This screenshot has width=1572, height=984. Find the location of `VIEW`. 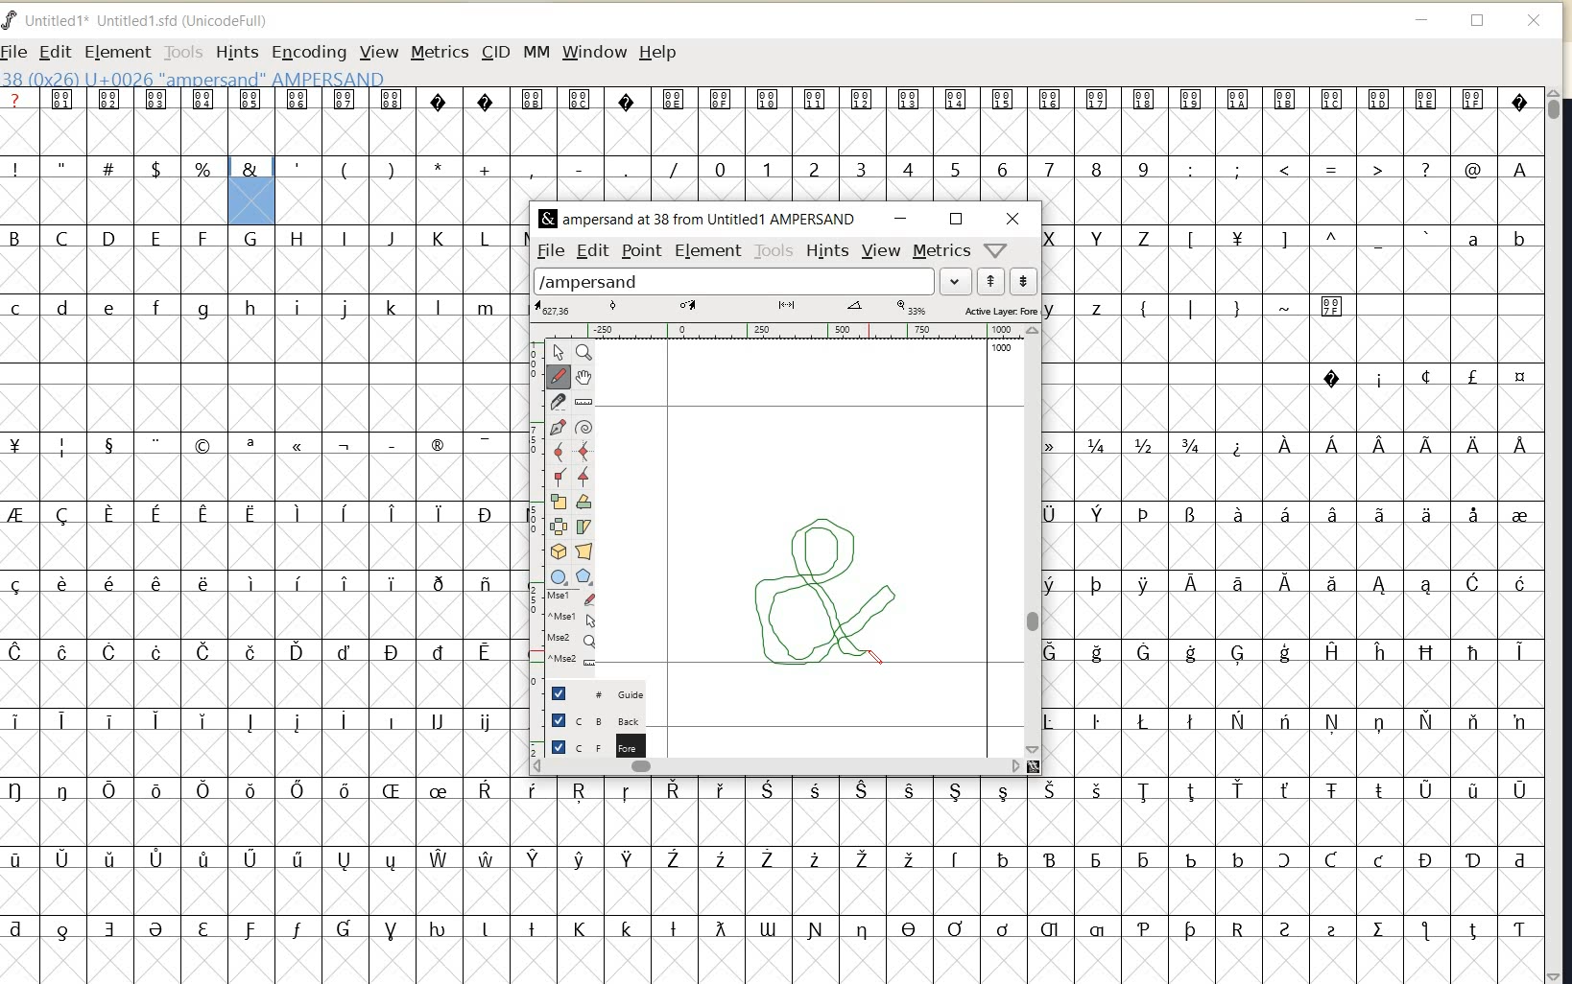

VIEW is located at coordinates (883, 251).